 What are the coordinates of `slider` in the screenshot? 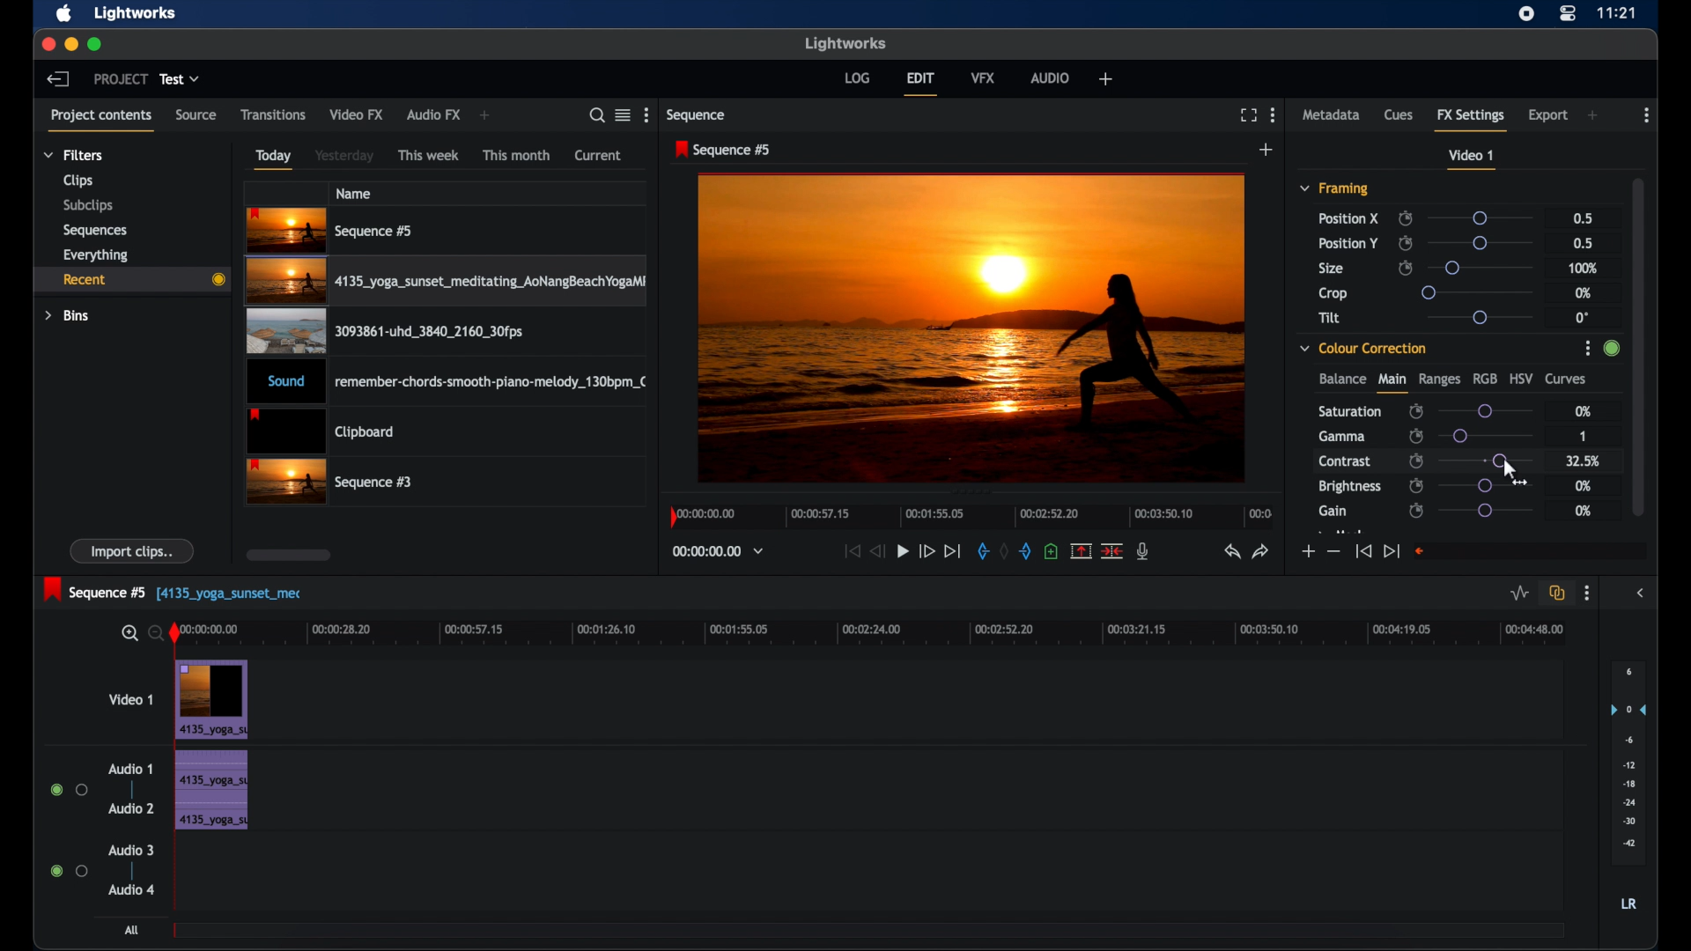 It's located at (1474, 292).